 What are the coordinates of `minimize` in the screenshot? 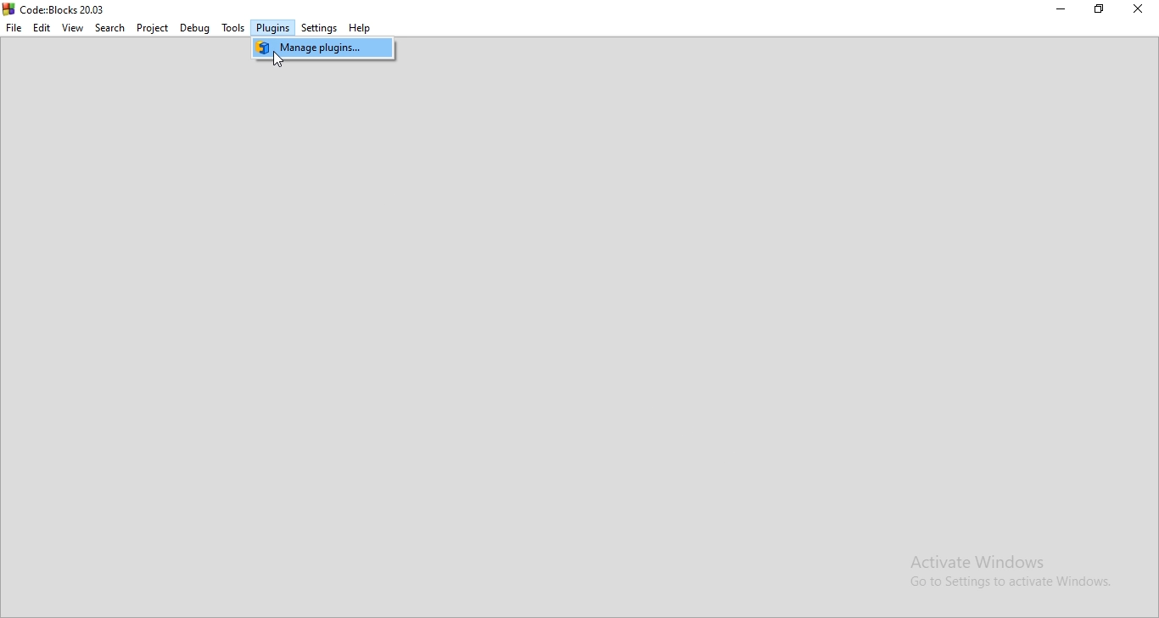 It's located at (1061, 8).